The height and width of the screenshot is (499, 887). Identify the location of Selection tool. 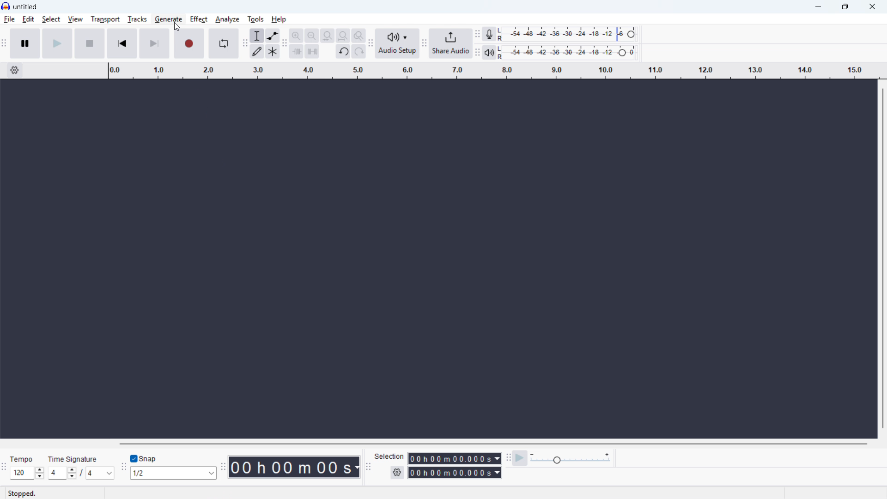
(257, 35).